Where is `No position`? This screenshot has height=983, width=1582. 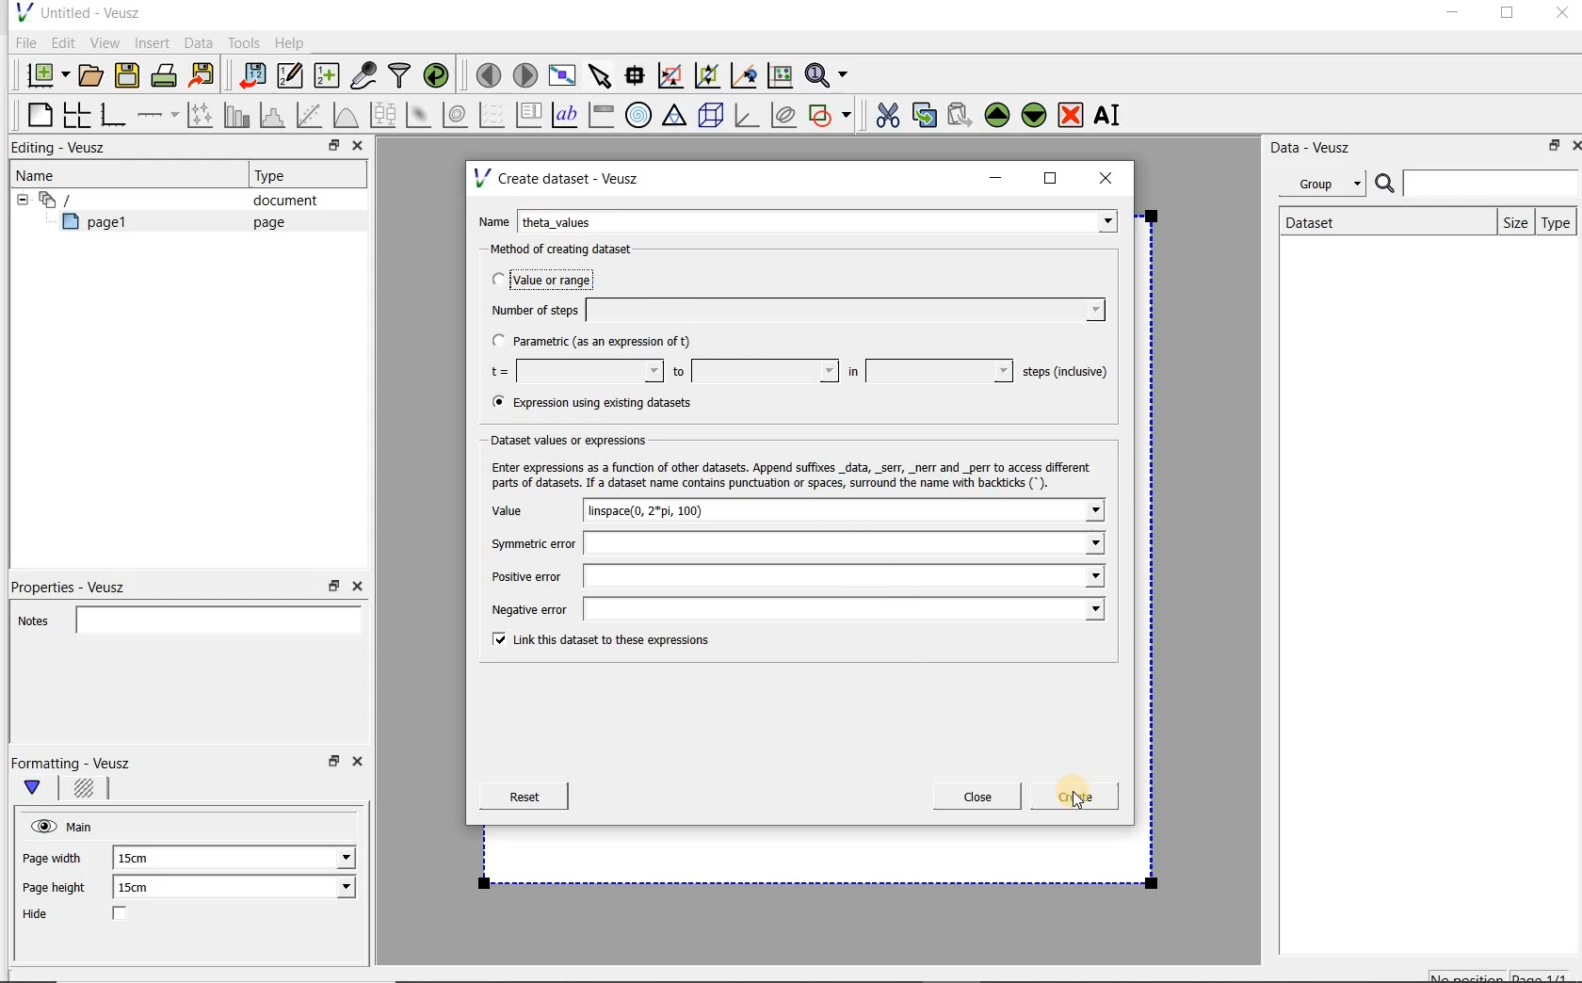
No position is located at coordinates (1469, 975).